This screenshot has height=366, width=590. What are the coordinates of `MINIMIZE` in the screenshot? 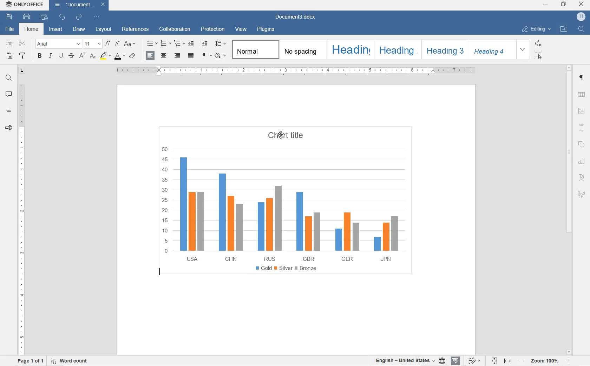 It's located at (546, 5).